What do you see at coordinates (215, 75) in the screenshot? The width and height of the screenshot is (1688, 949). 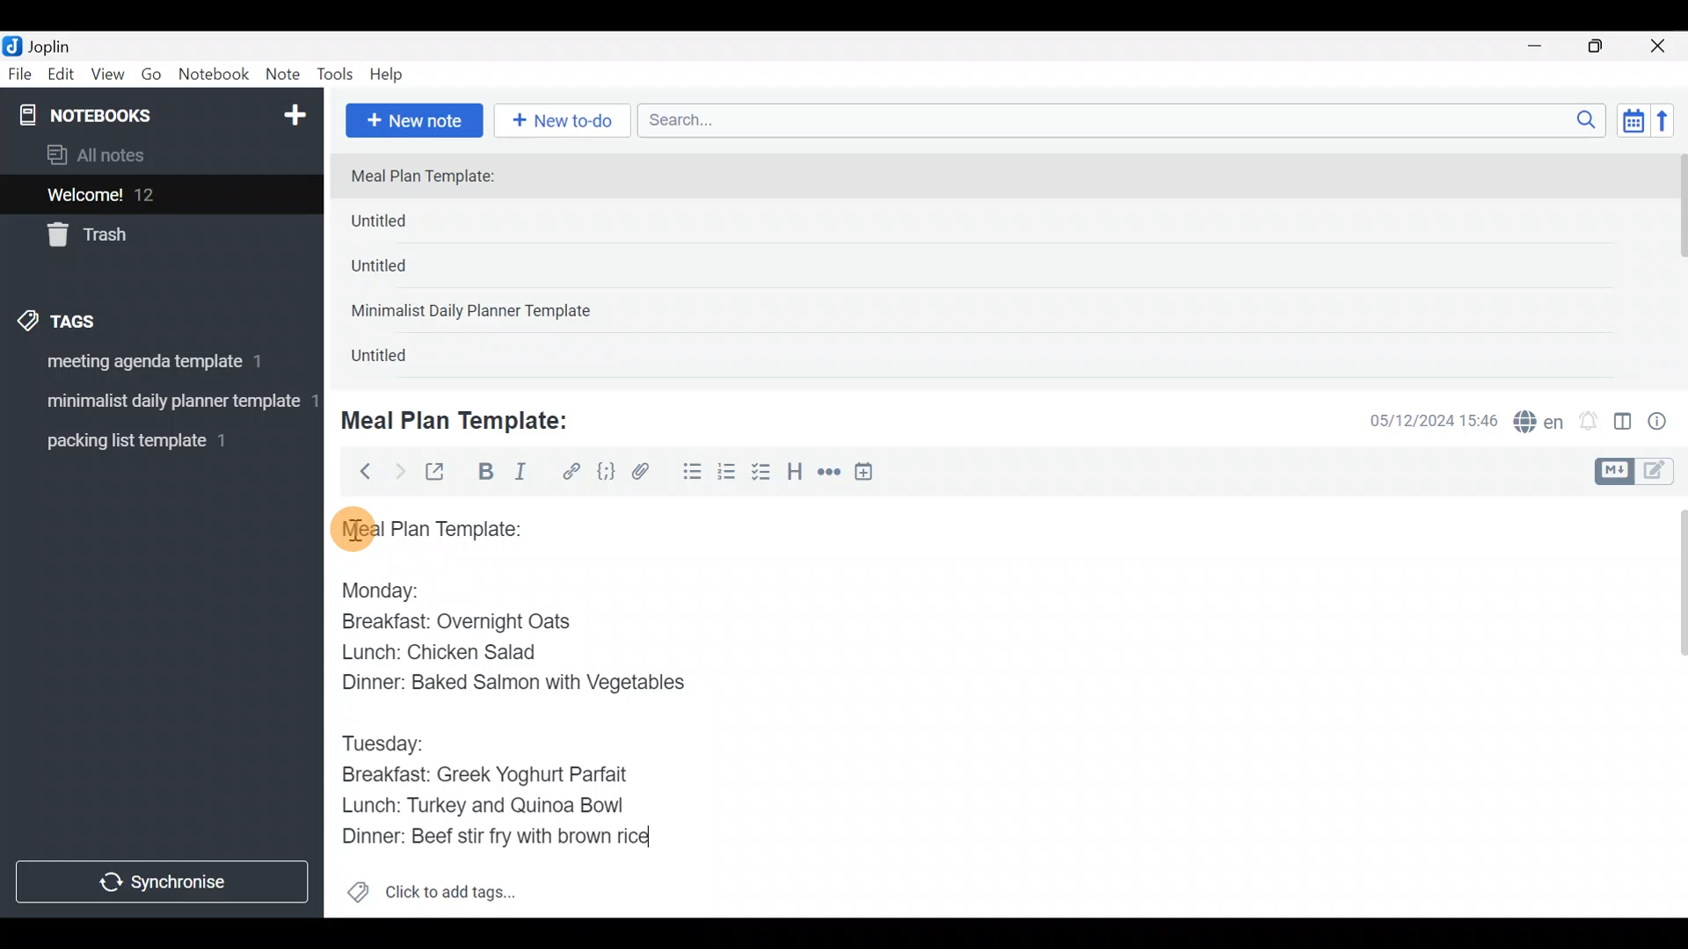 I see `Notebook` at bounding box center [215, 75].